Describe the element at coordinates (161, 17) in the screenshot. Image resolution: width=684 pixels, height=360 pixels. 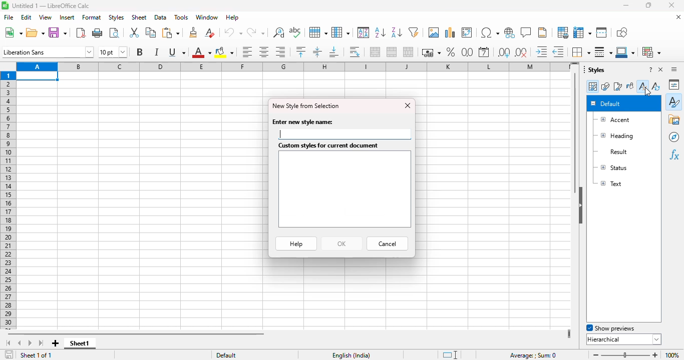
I see `data` at that location.